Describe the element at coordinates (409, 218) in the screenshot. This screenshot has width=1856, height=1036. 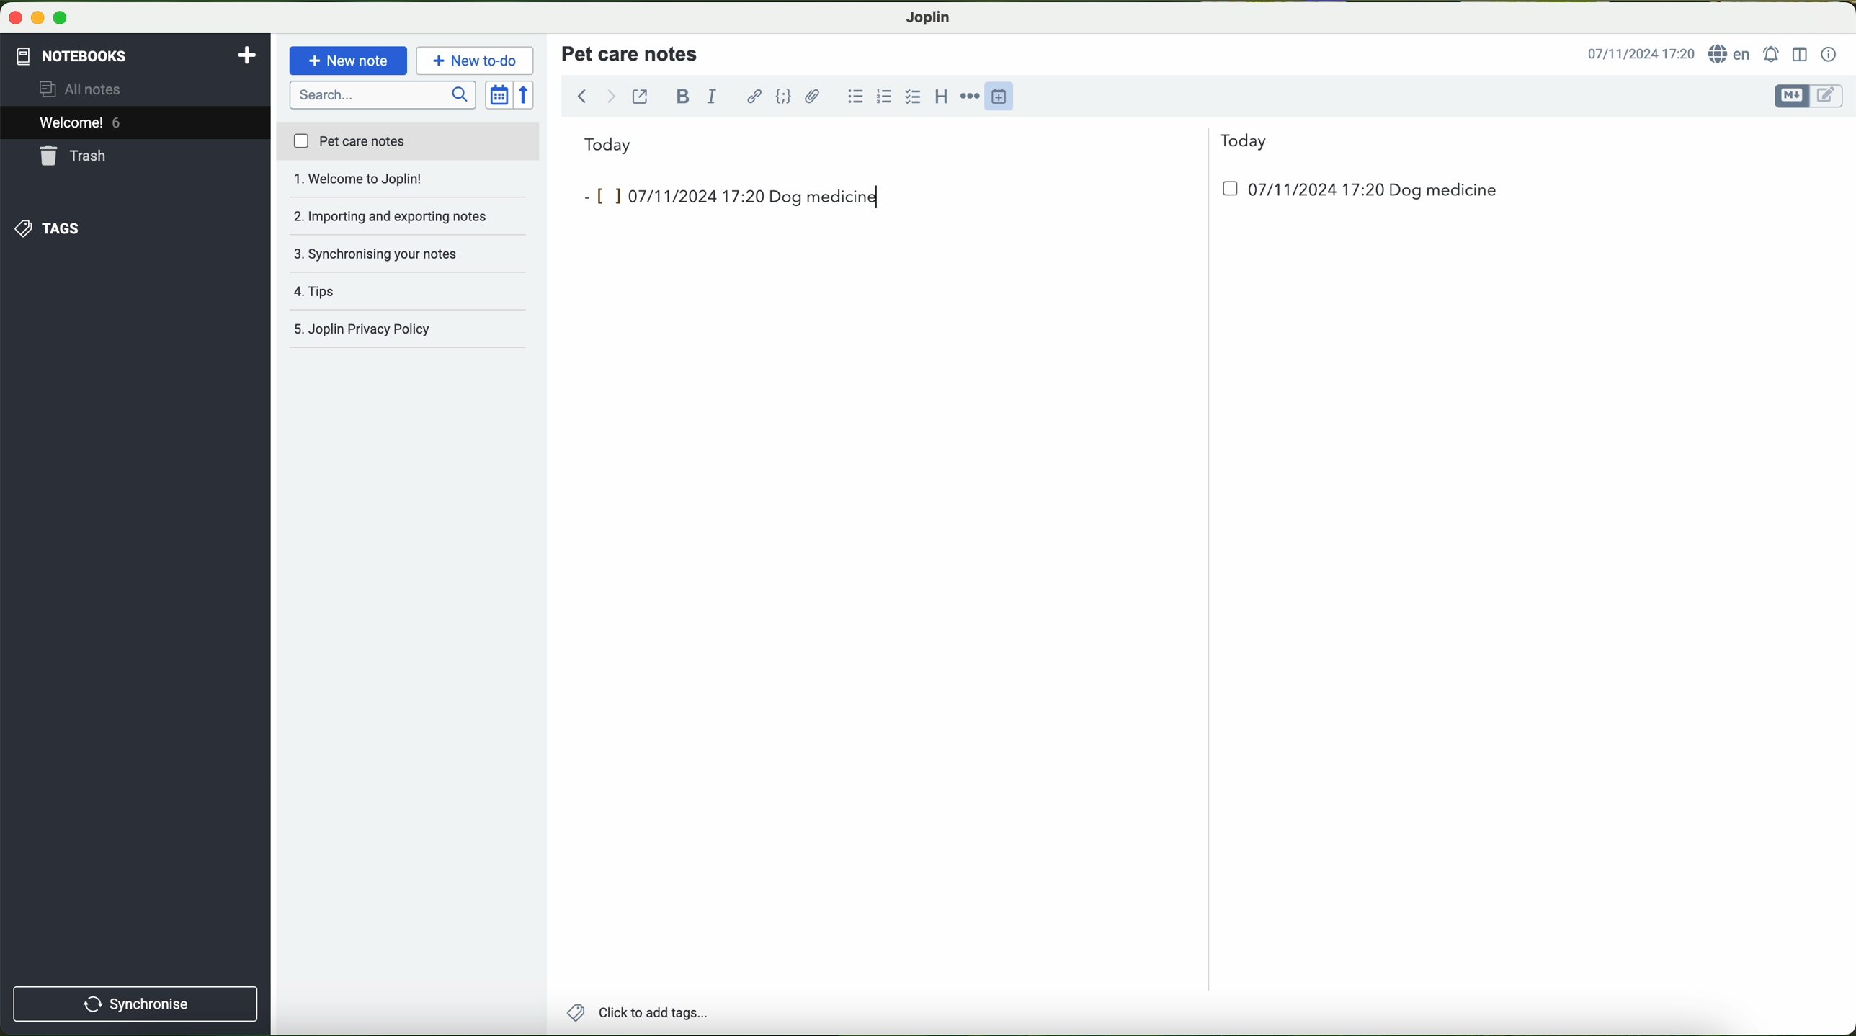
I see `synchronising your notes` at that location.